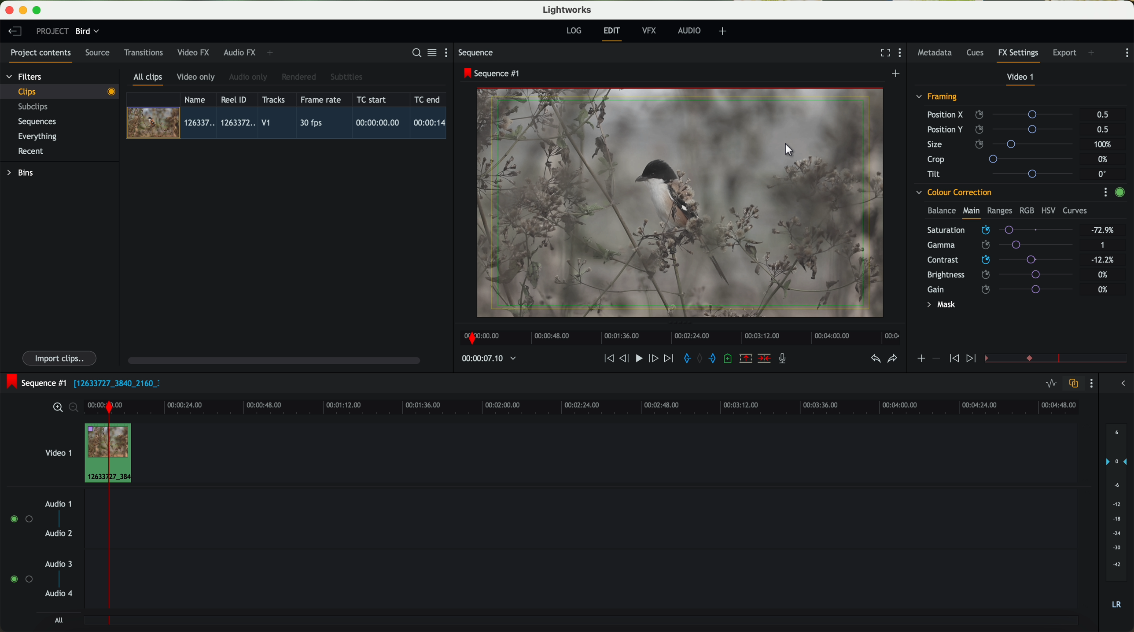 This screenshot has width=1134, height=632. What do you see at coordinates (608, 359) in the screenshot?
I see `rewind` at bounding box center [608, 359].